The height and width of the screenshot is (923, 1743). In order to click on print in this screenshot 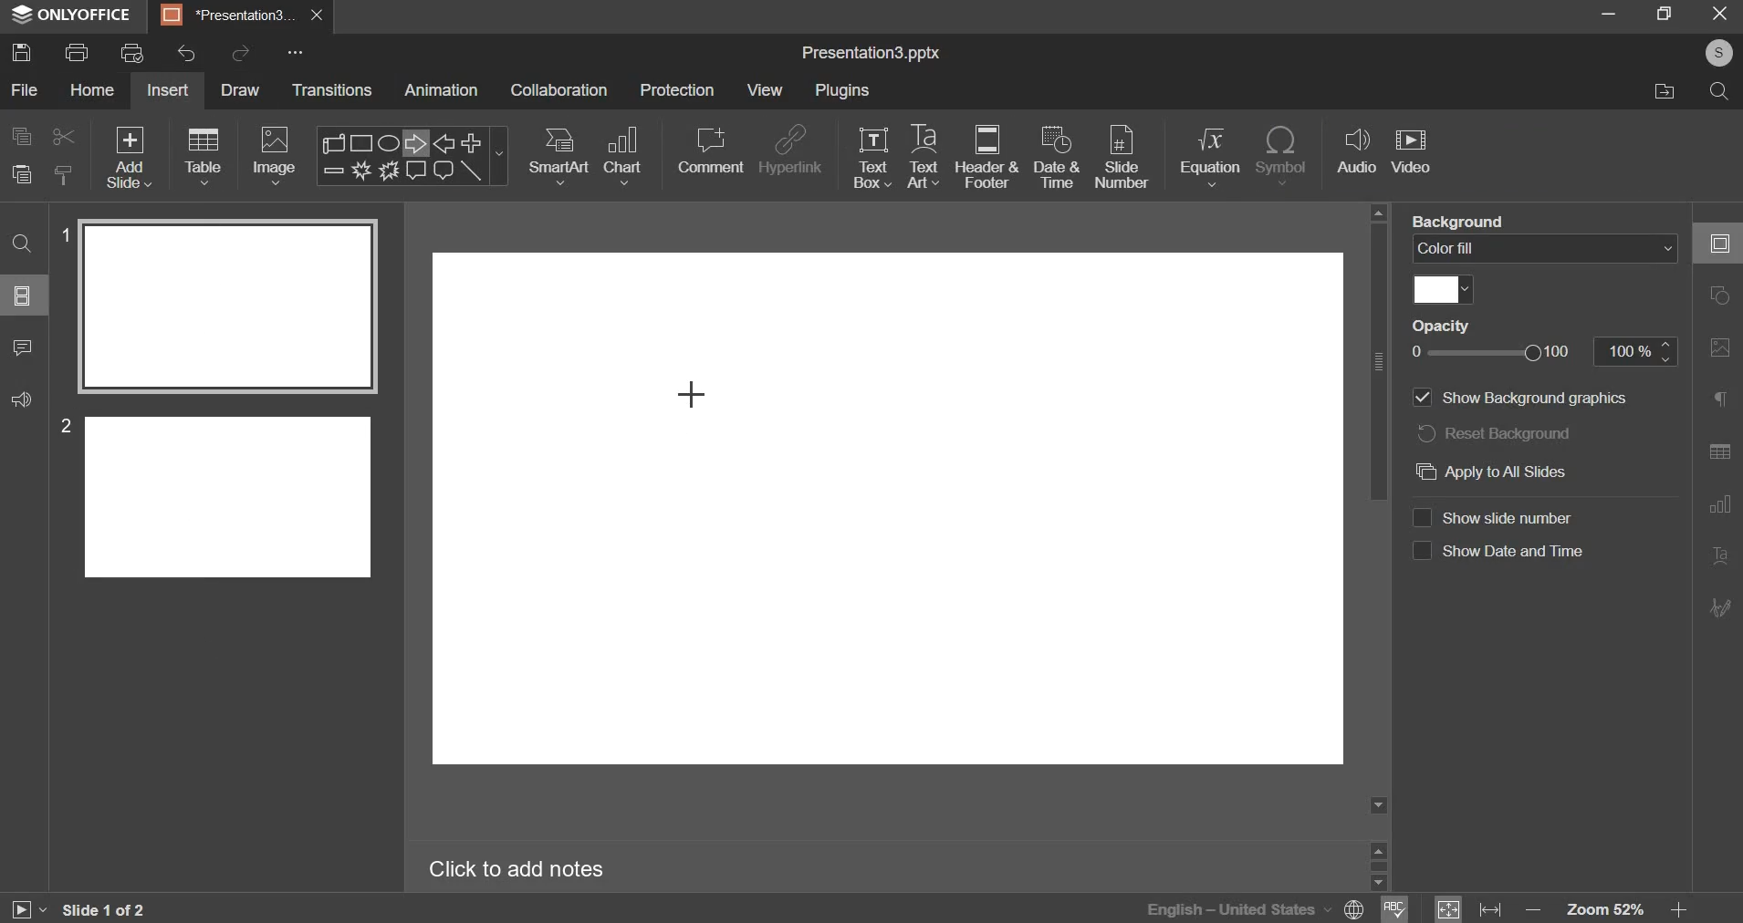, I will do `click(76, 52)`.